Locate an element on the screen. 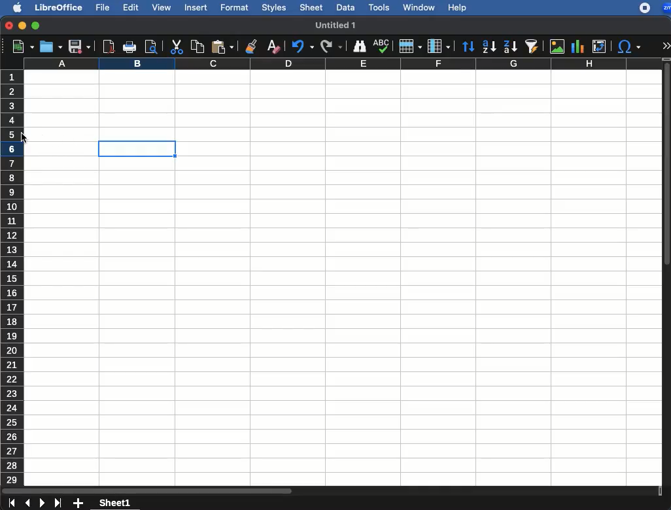 The image size is (671, 510). finder is located at coordinates (360, 46).